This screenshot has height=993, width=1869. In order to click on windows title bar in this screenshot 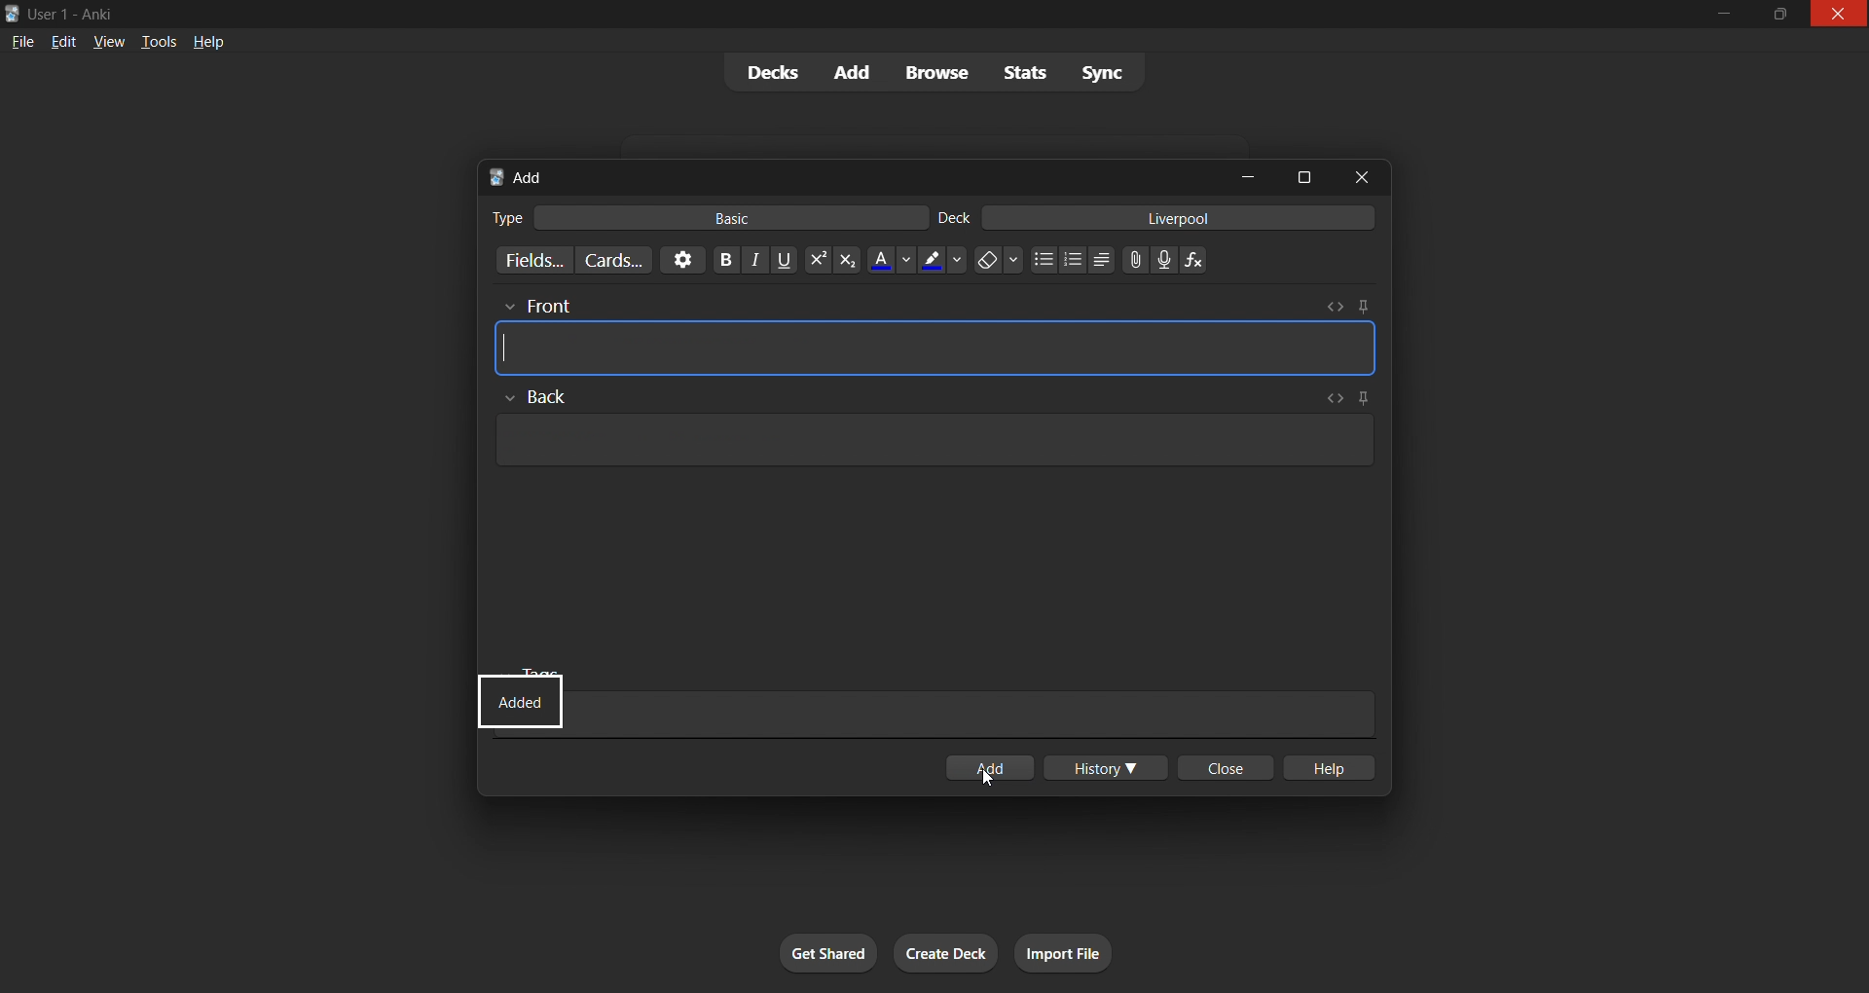, I will do `click(816, 14)`.